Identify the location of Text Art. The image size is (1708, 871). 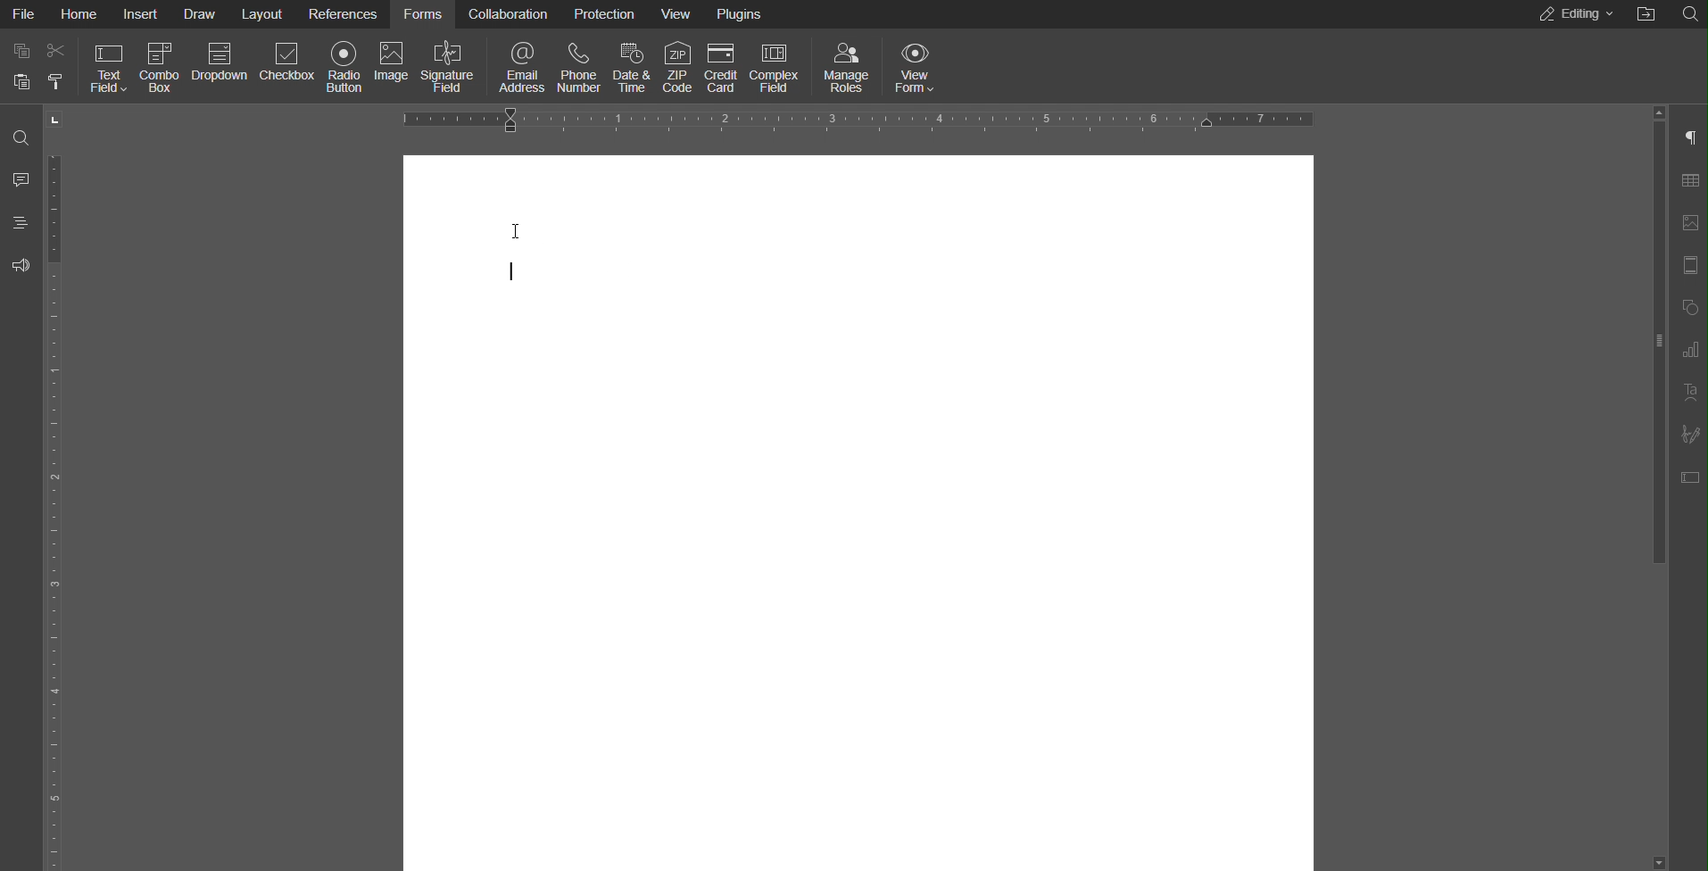
(1687, 392).